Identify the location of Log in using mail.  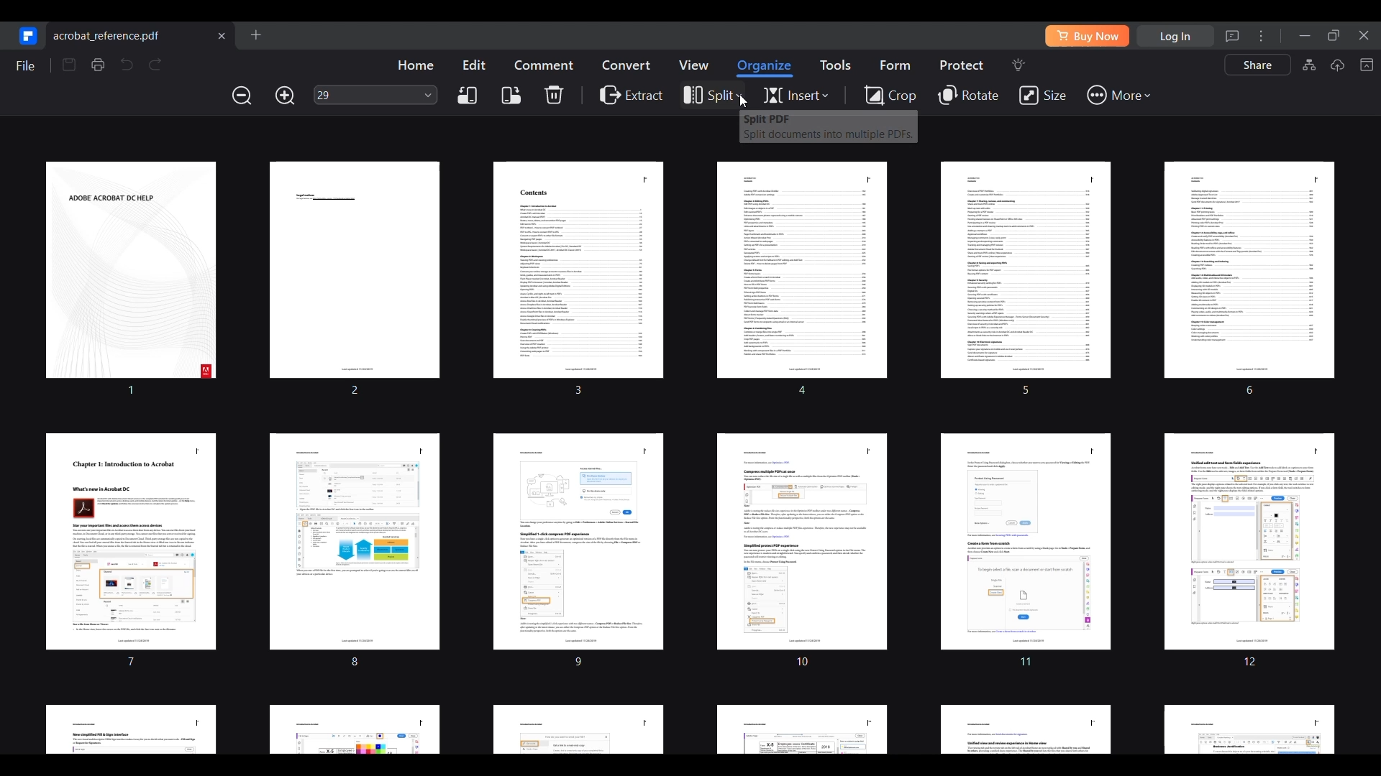
(1175, 36).